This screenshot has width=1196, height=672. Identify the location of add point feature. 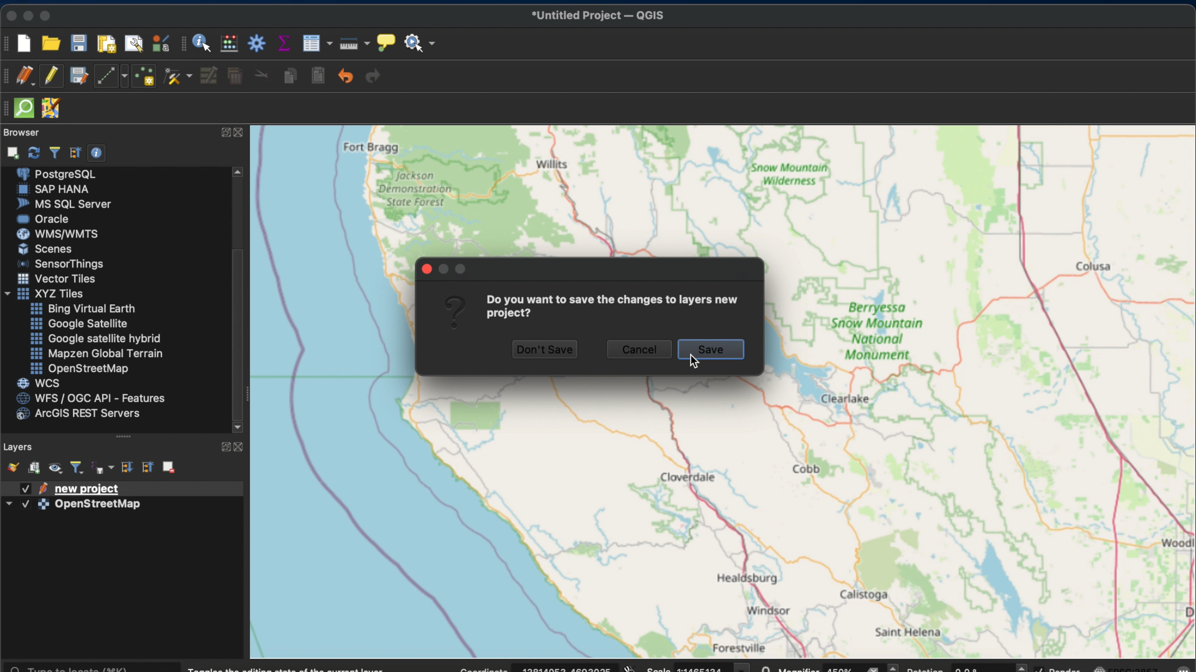
(145, 77).